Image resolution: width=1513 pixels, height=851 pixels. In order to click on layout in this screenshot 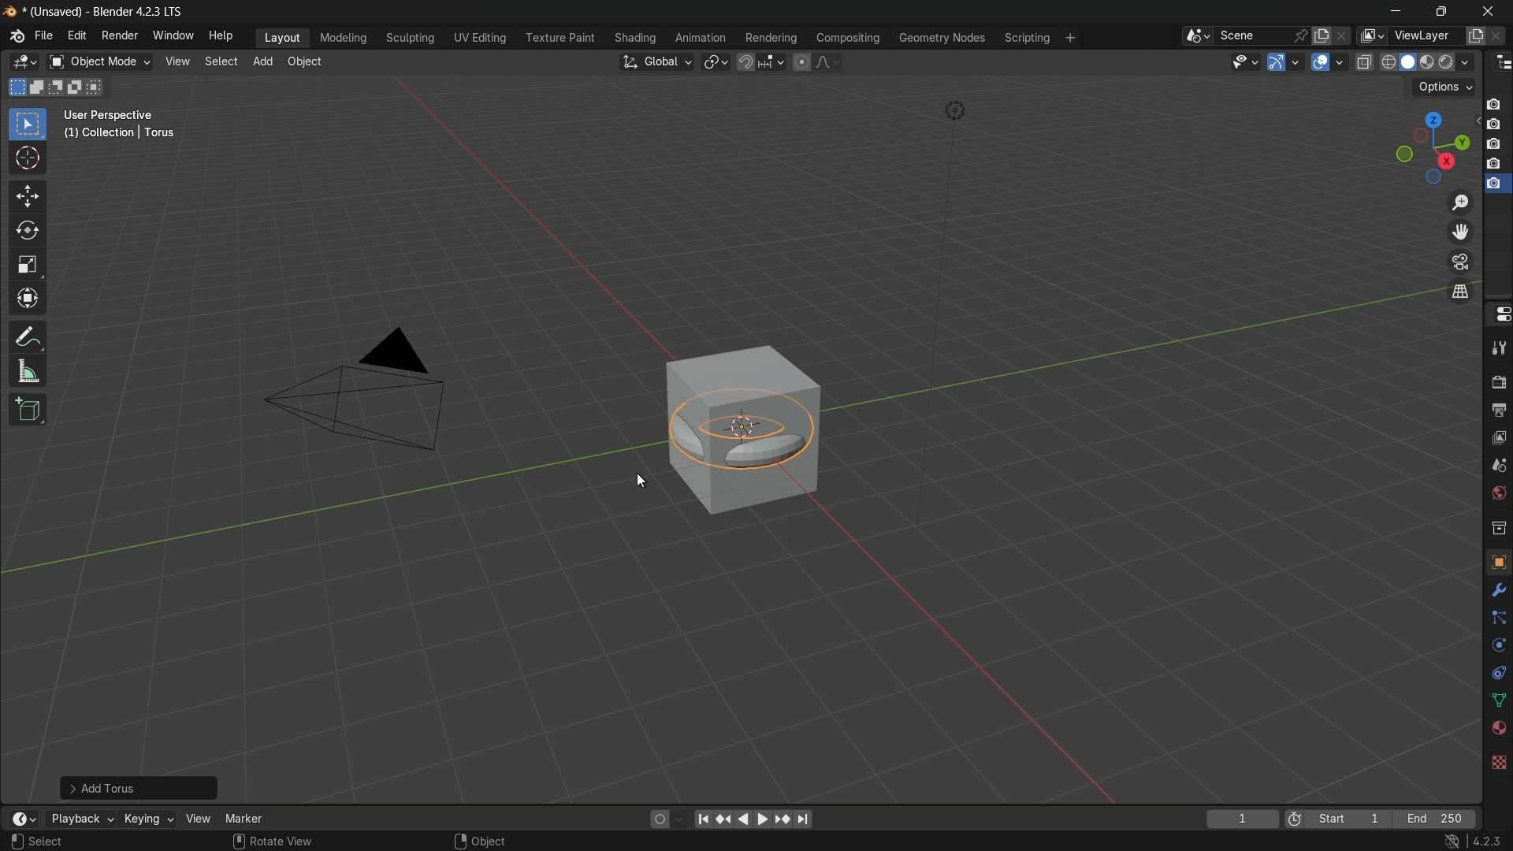, I will do `click(283, 37)`.